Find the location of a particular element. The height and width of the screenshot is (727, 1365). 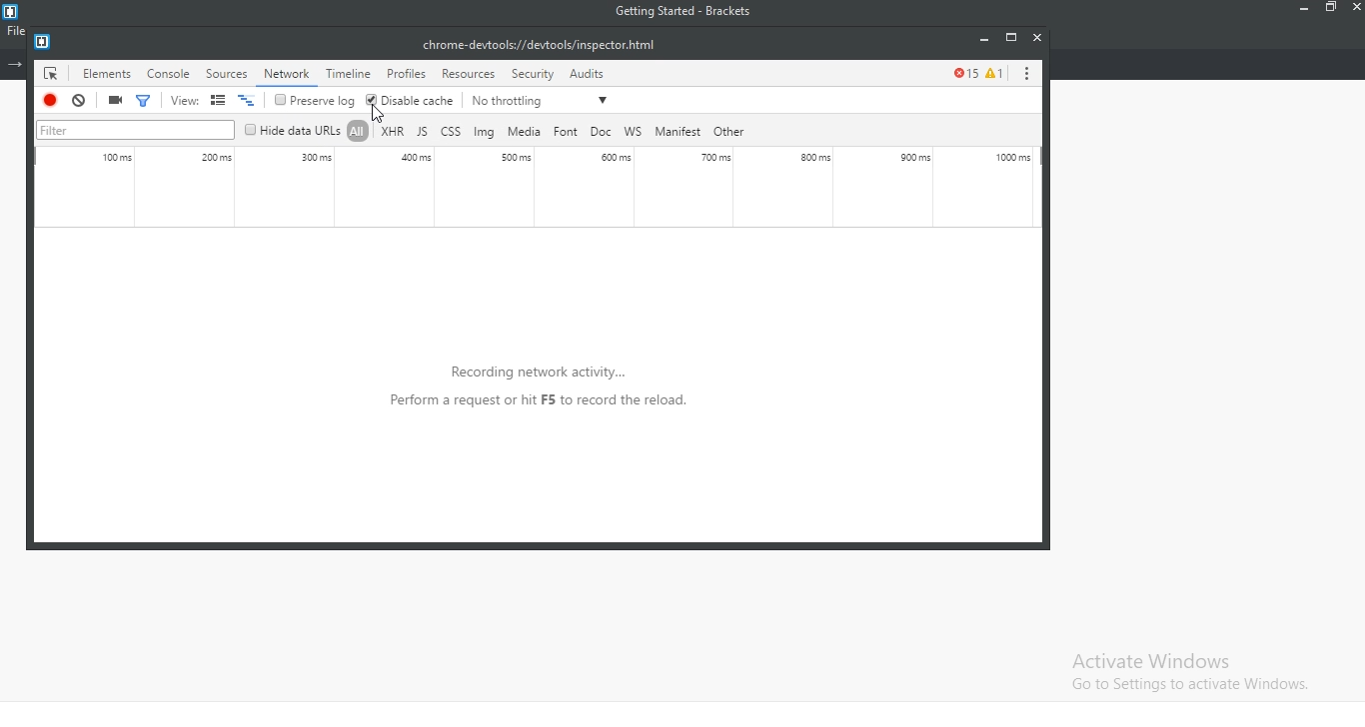

recording network activity is located at coordinates (520, 407).